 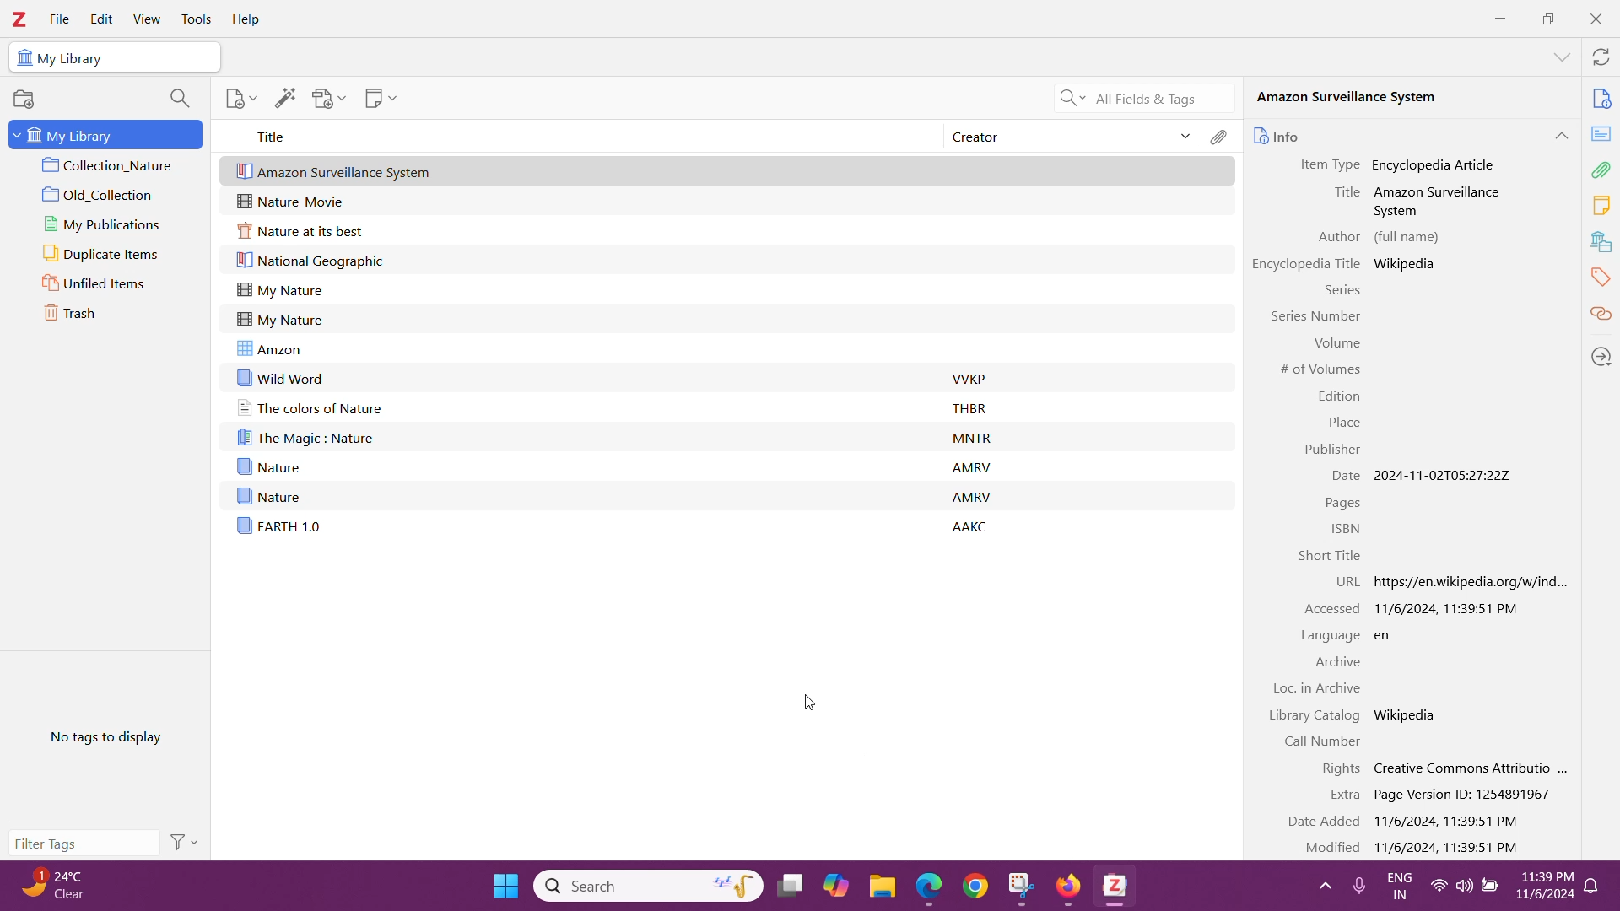 I want to click on Zotero Desktop Aplication, so click(x=1118, y=890).